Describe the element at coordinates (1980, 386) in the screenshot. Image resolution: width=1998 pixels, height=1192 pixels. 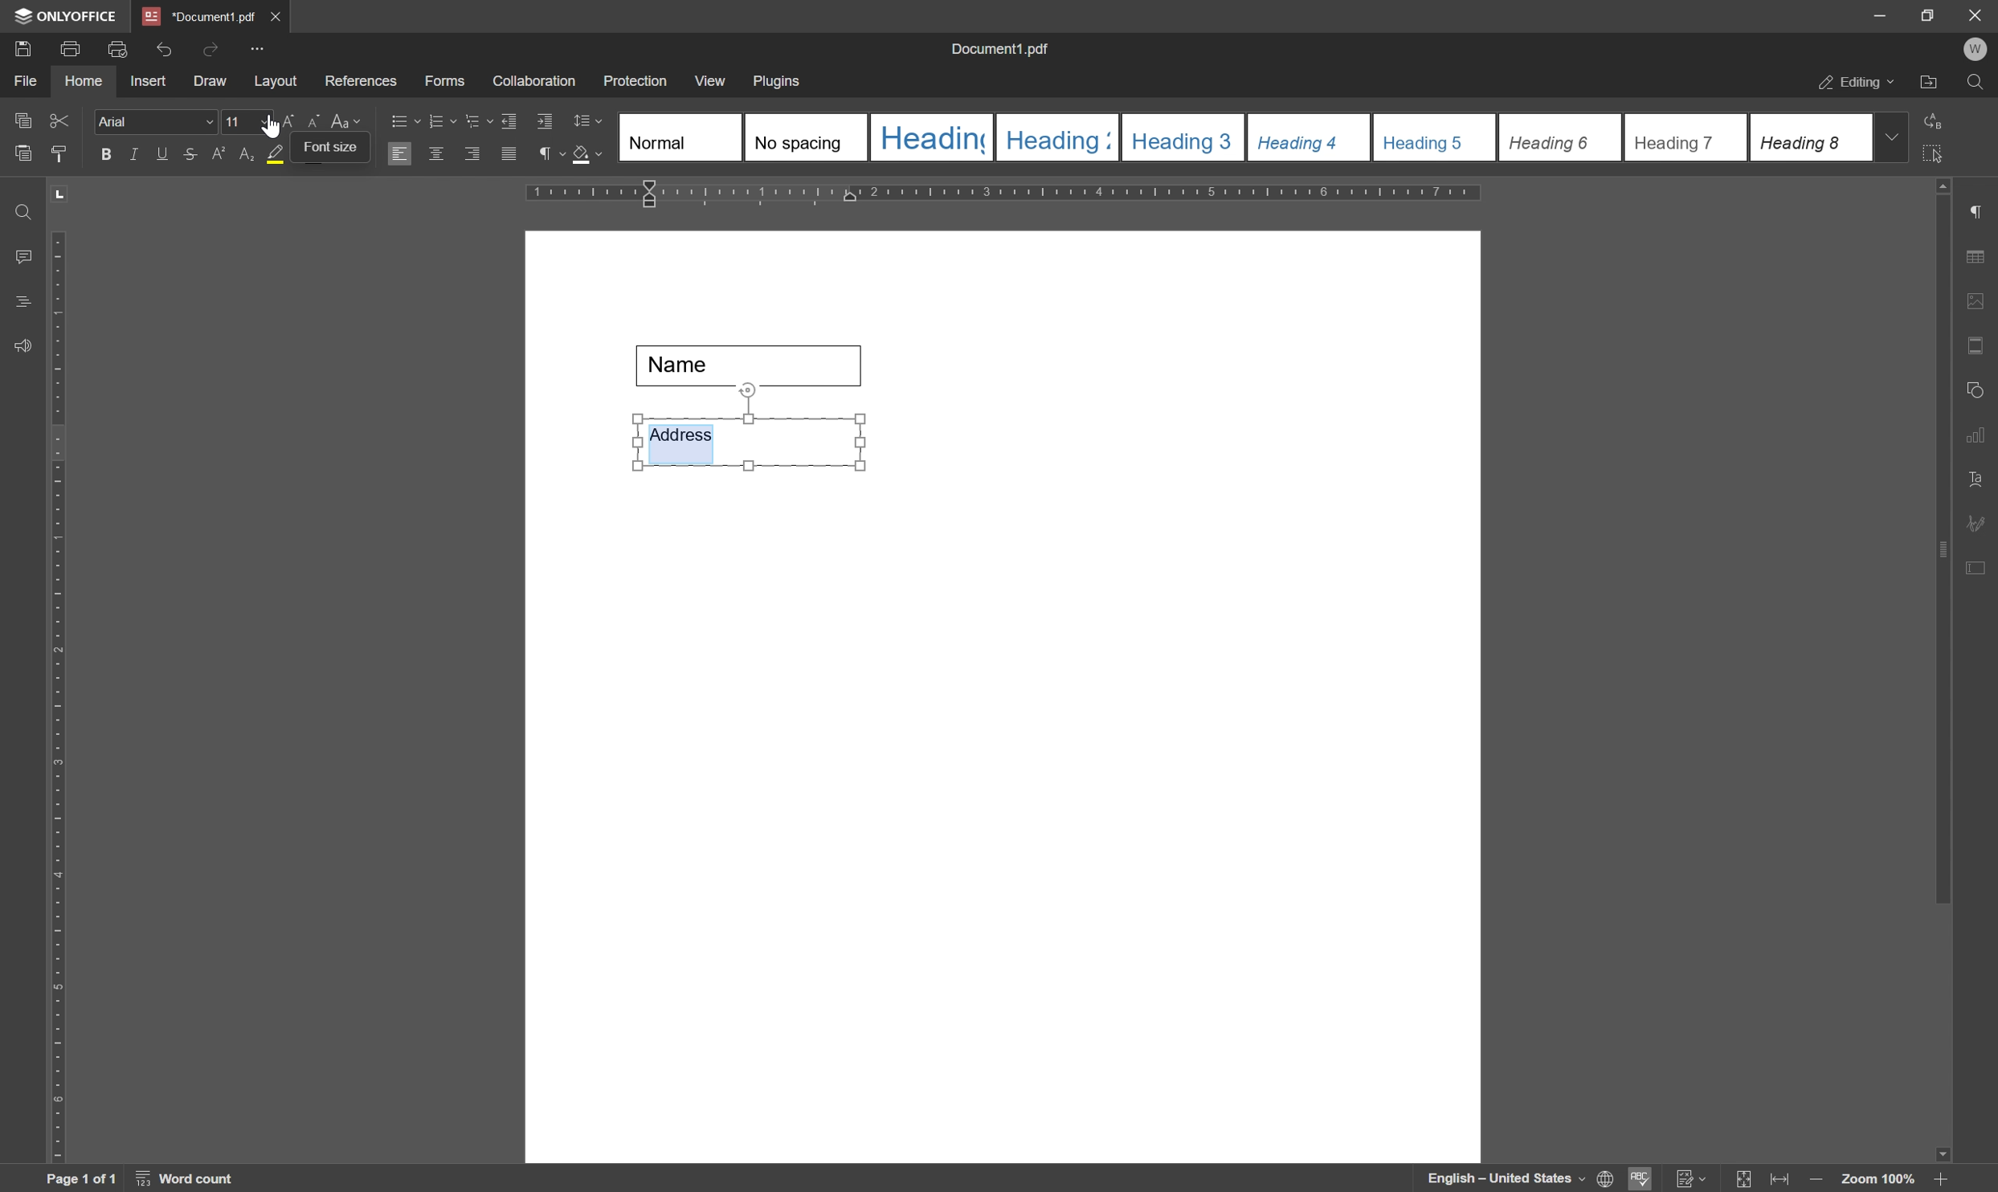
I see `shape` at that location.